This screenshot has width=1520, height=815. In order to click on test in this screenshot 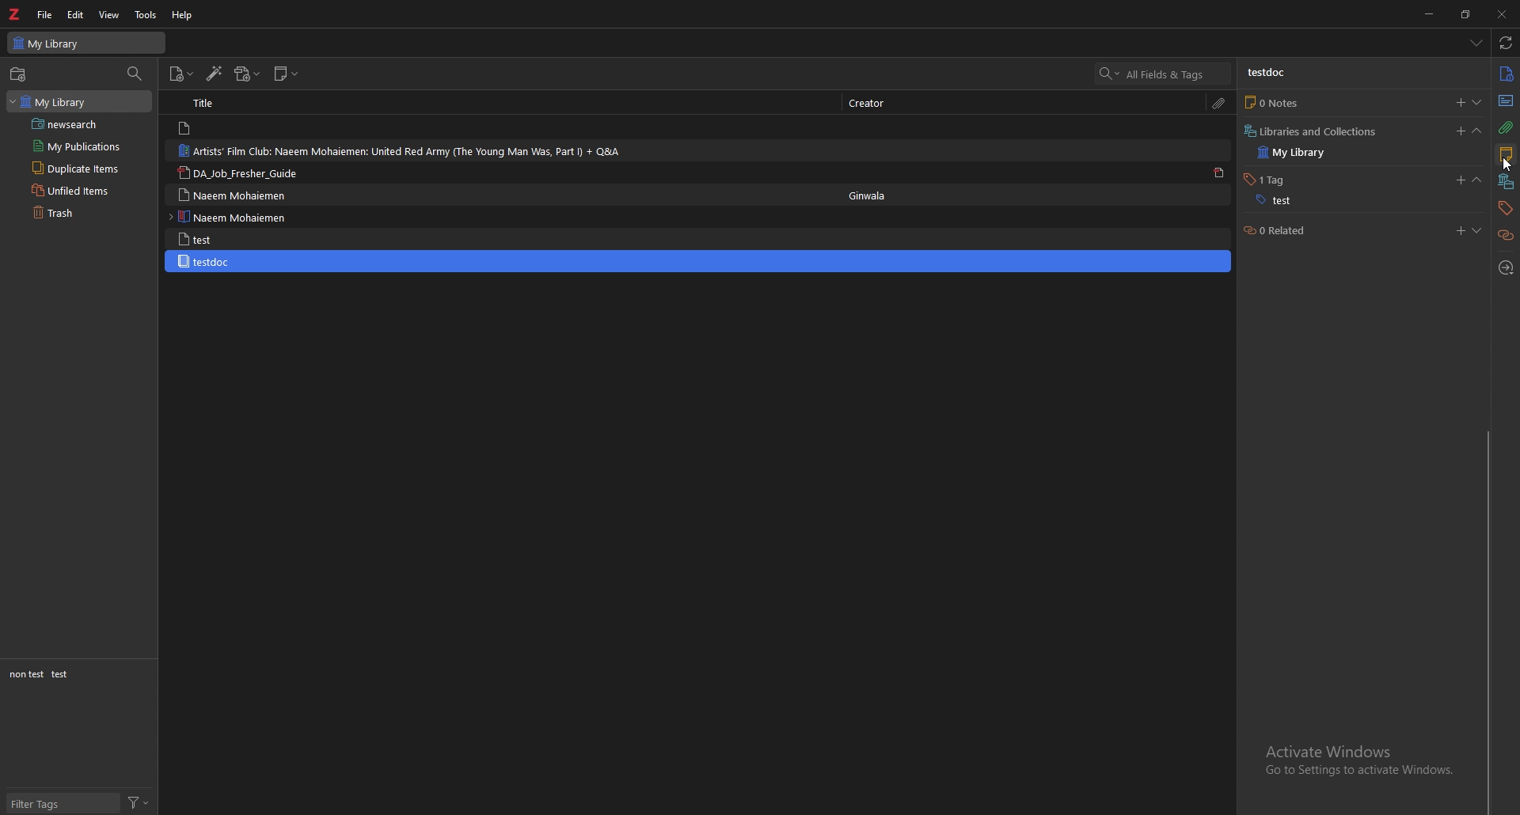, I will do `click(1275, 201)`.